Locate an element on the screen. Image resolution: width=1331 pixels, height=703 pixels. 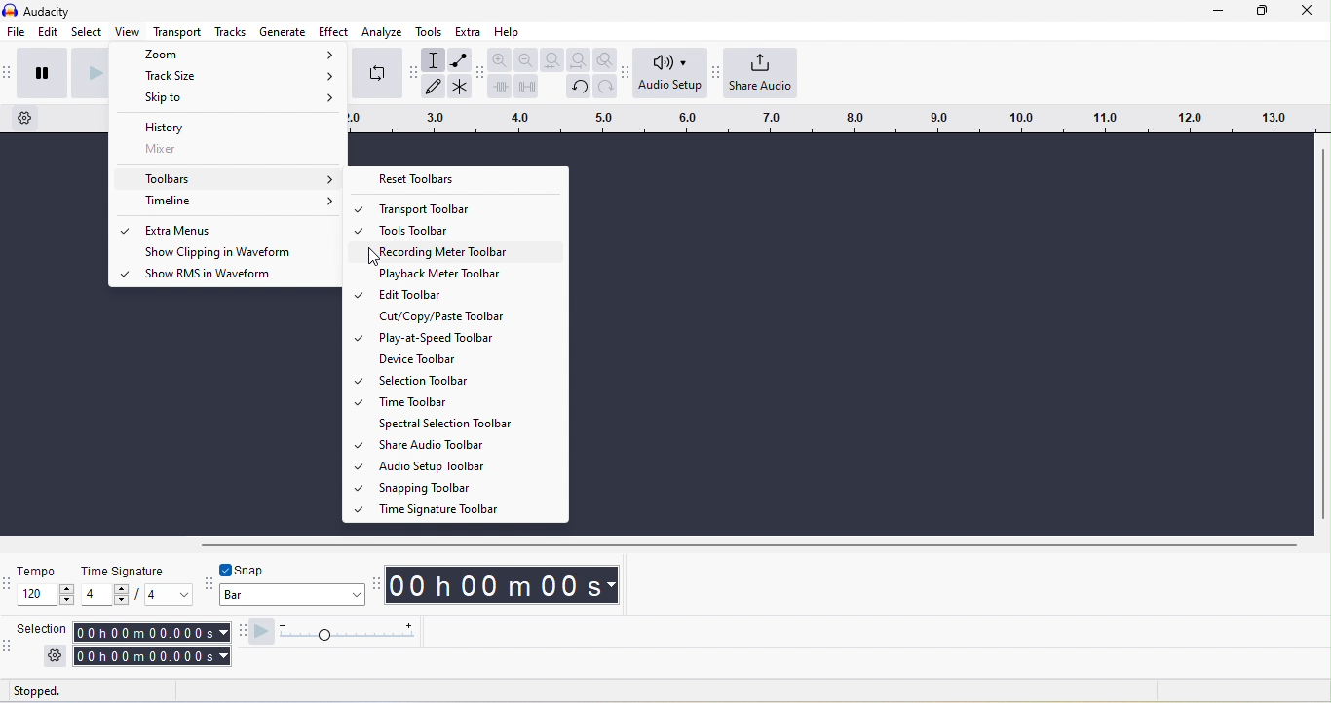
Reset toolbar is located at coordinates (456, 179).